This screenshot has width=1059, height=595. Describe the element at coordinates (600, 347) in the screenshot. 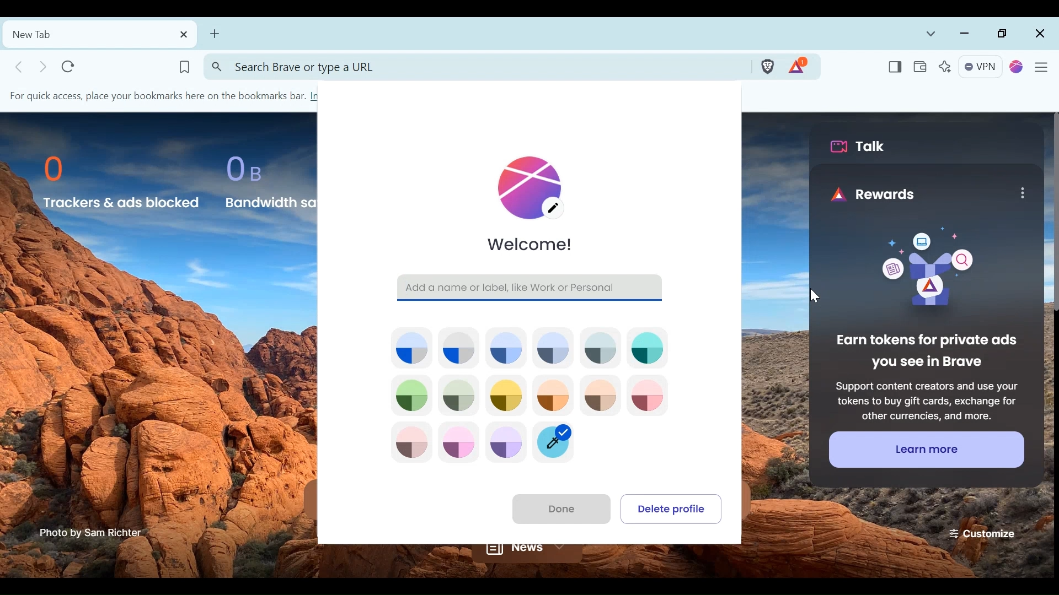

I see `Theme` at that location.